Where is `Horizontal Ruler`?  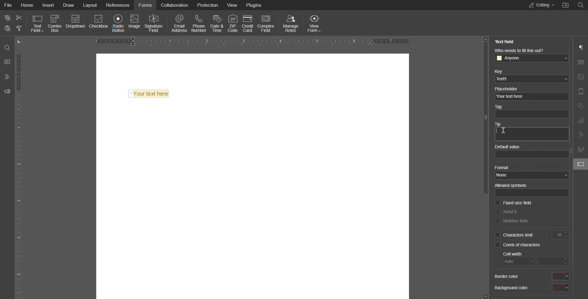 Horizontal Ruler is located at coordinates (253, 42).